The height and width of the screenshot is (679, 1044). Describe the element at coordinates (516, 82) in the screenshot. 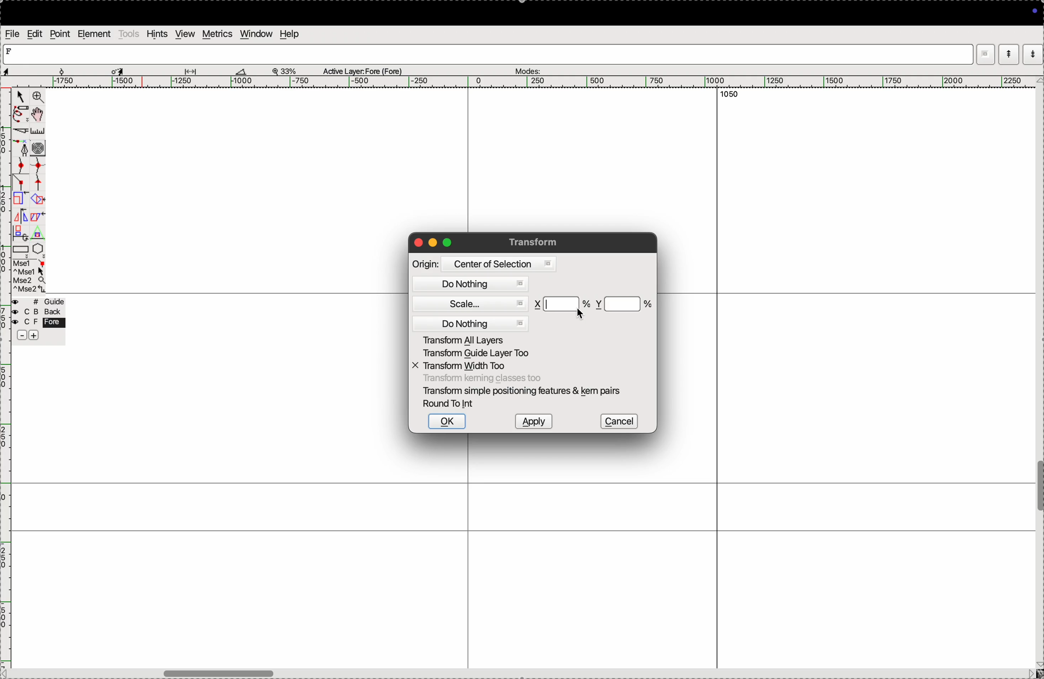

I see `horizontal scale` at that location.